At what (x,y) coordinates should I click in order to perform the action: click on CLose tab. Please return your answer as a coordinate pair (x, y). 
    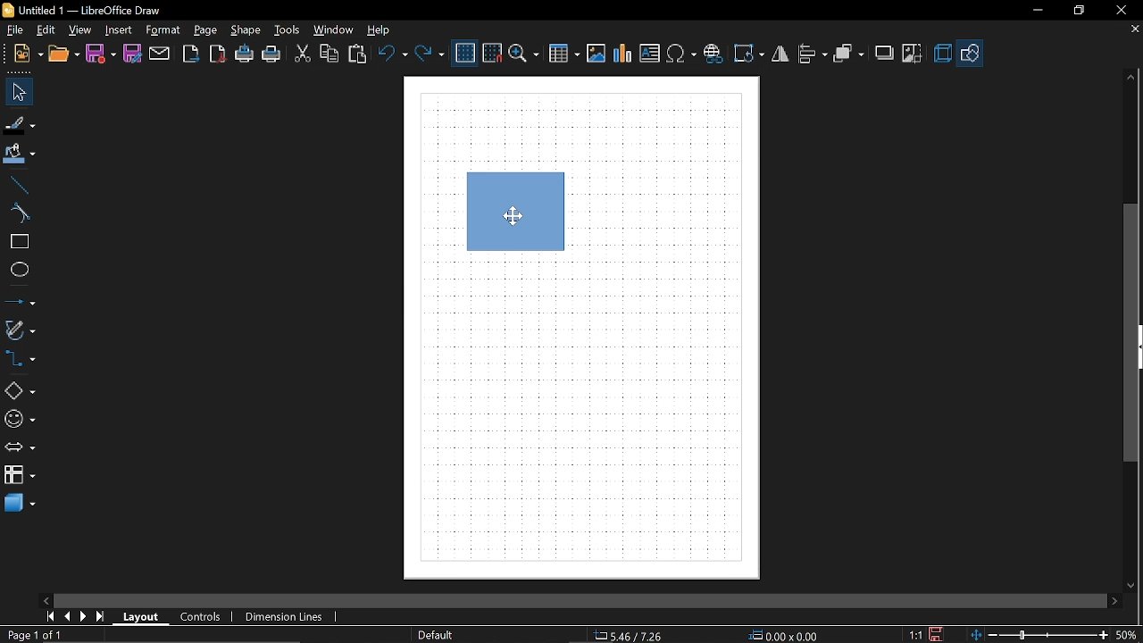
    Looking at the image, I should click on (1134, 29).